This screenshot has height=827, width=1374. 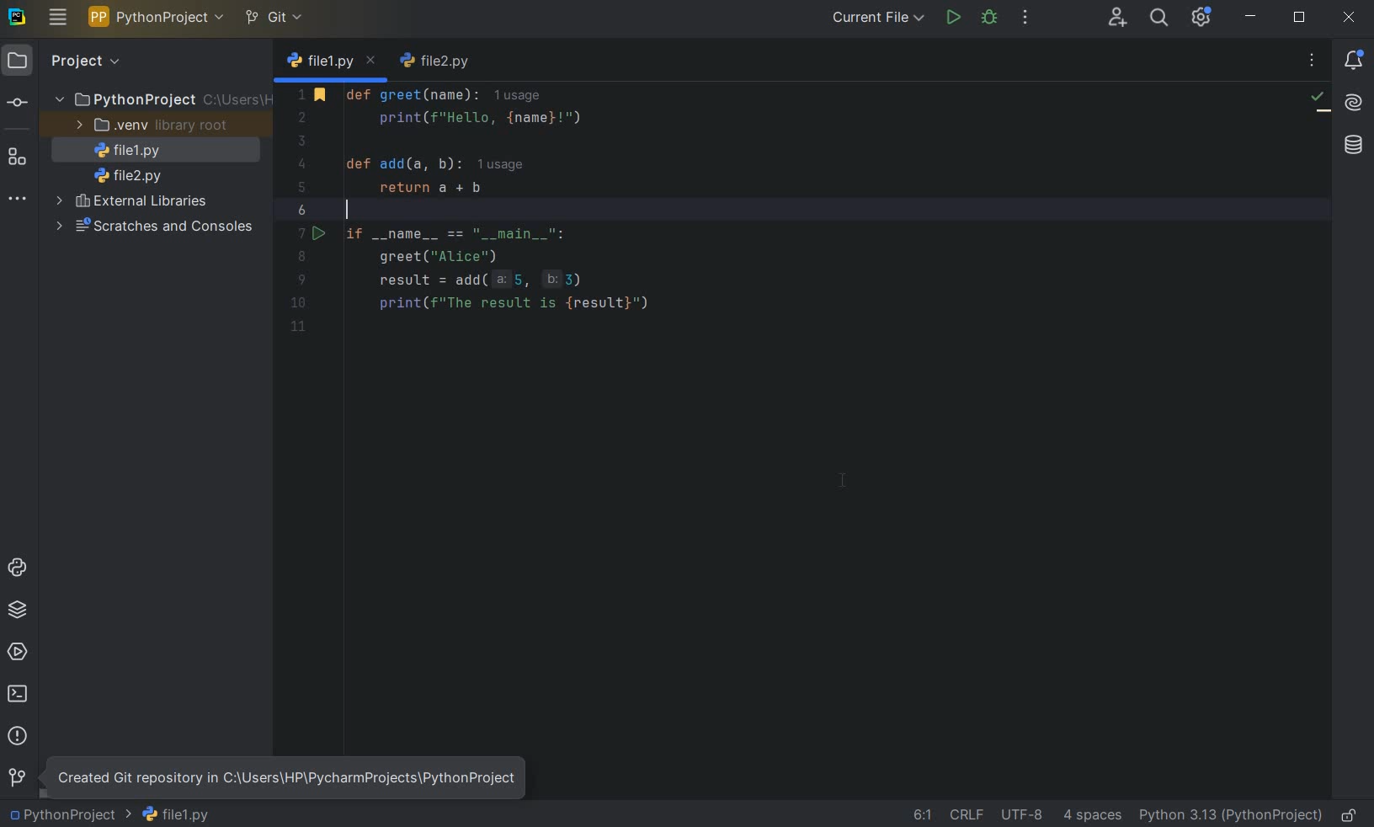 What do you see at coordinates (18, 103) in the screenshot?
I see `version control` at bounding box center [18, 103].